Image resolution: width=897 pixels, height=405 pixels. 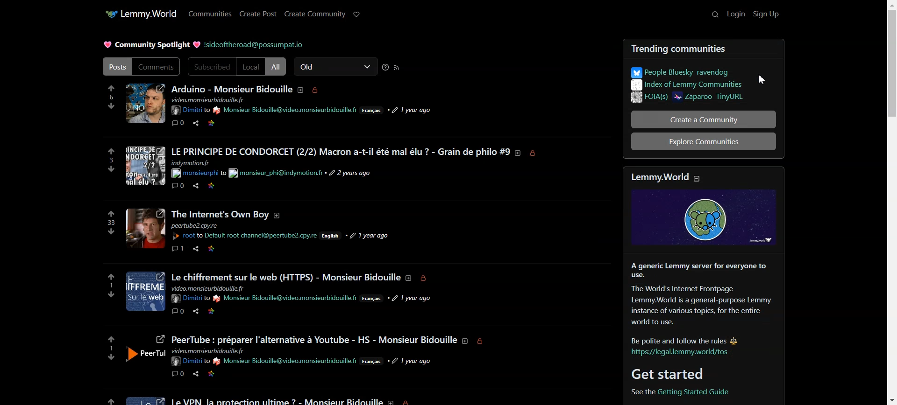 What do you see at coordinates (220, 215) in the screenshot?
I see `Profile picture` at bounding box center [220, 215].